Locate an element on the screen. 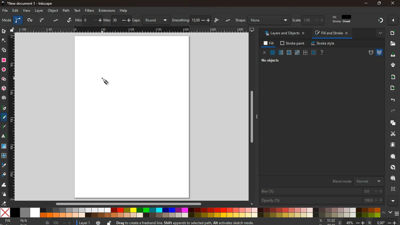 This screenshot has width=400, height=225. forward is located at coordinates (393, 112).